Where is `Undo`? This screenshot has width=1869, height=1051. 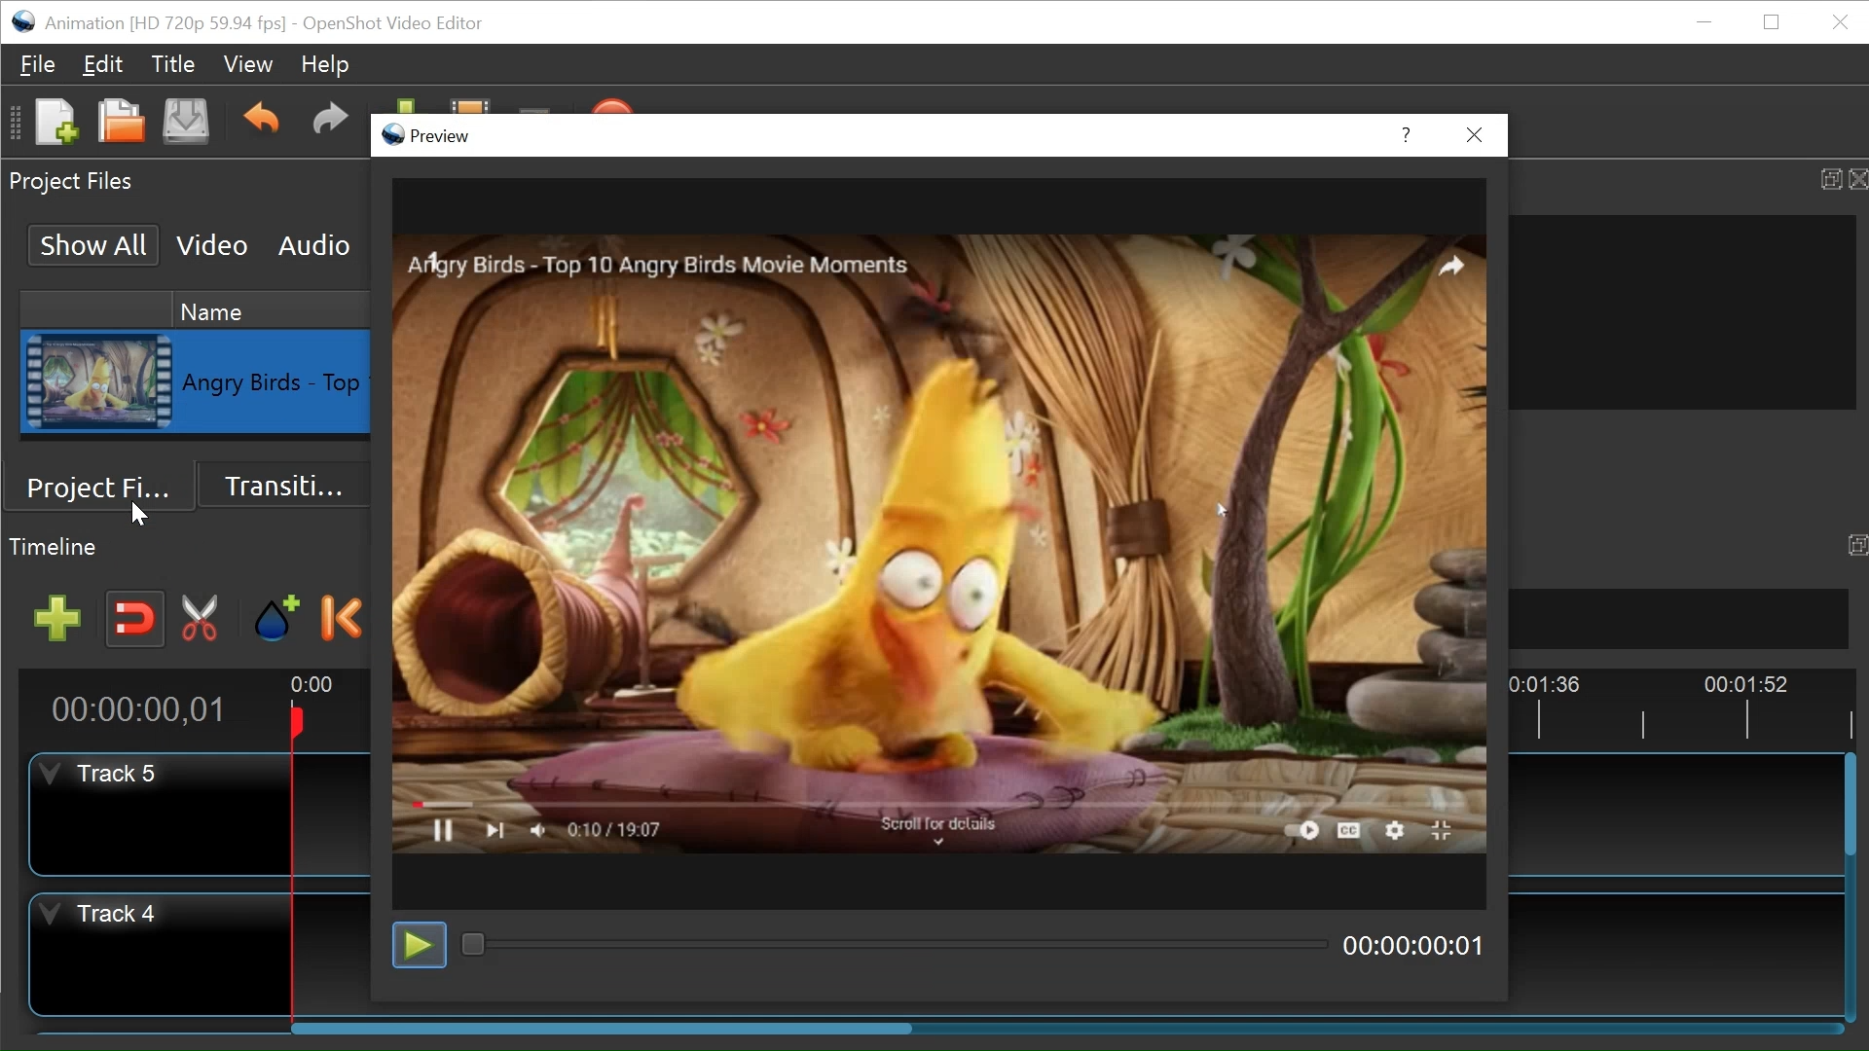
Undo is located at coordinates (260, 120).